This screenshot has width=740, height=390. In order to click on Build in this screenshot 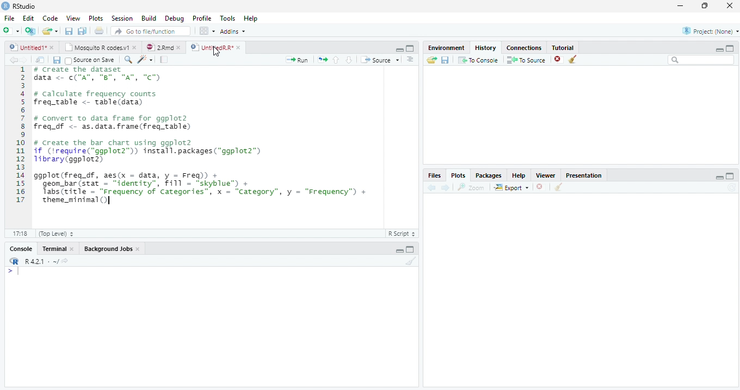, I will do `click(150, 18)`.